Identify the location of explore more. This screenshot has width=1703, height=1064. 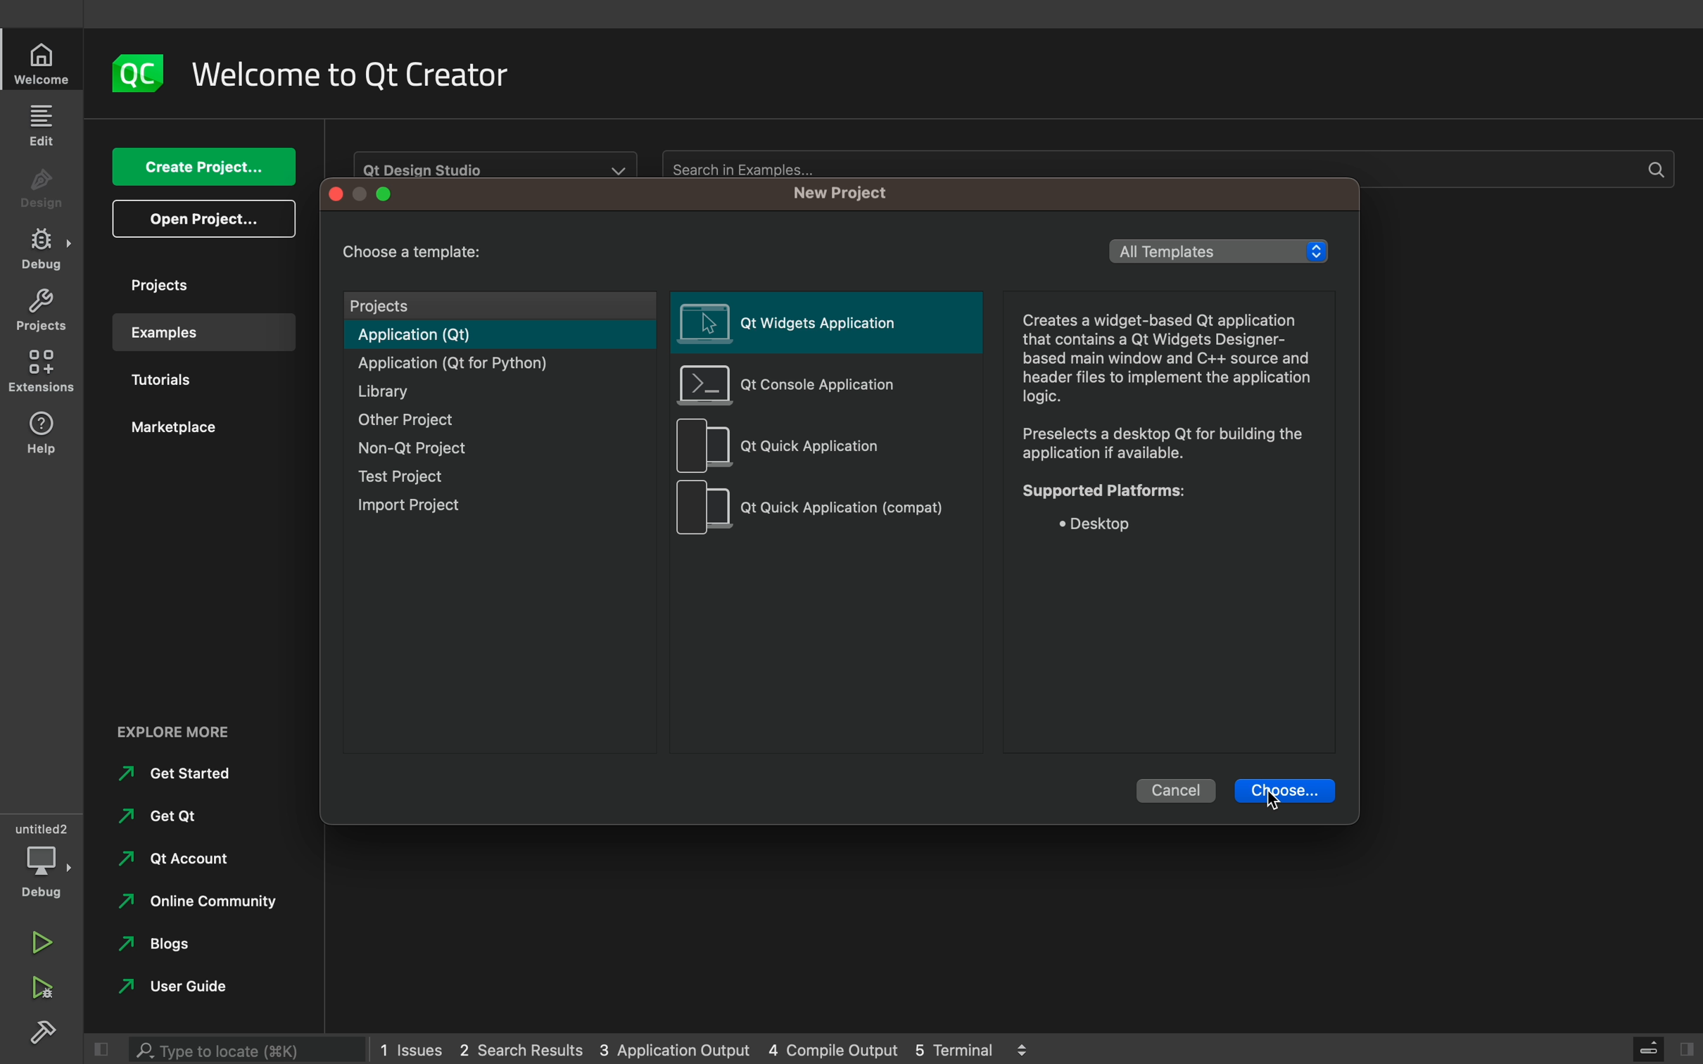
(184, 730).